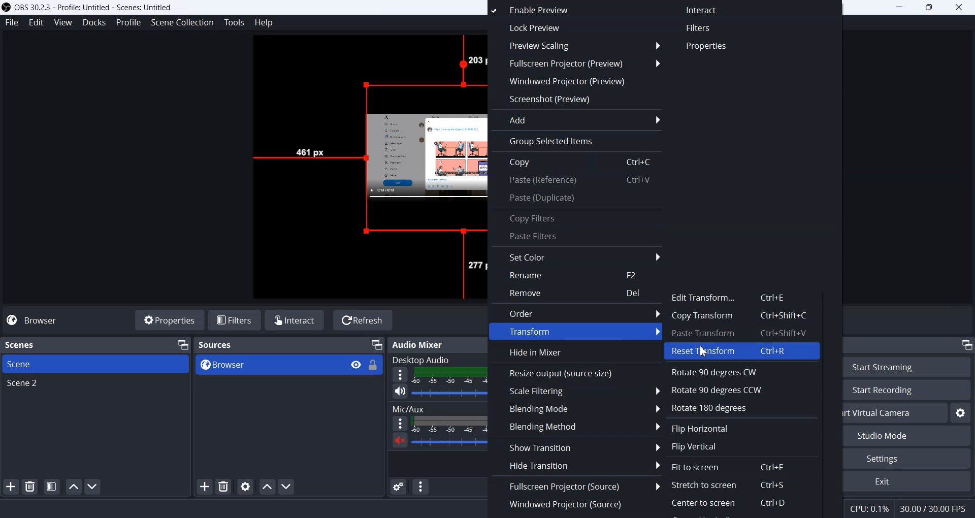  I want to click on Profile, so click(128, 22).